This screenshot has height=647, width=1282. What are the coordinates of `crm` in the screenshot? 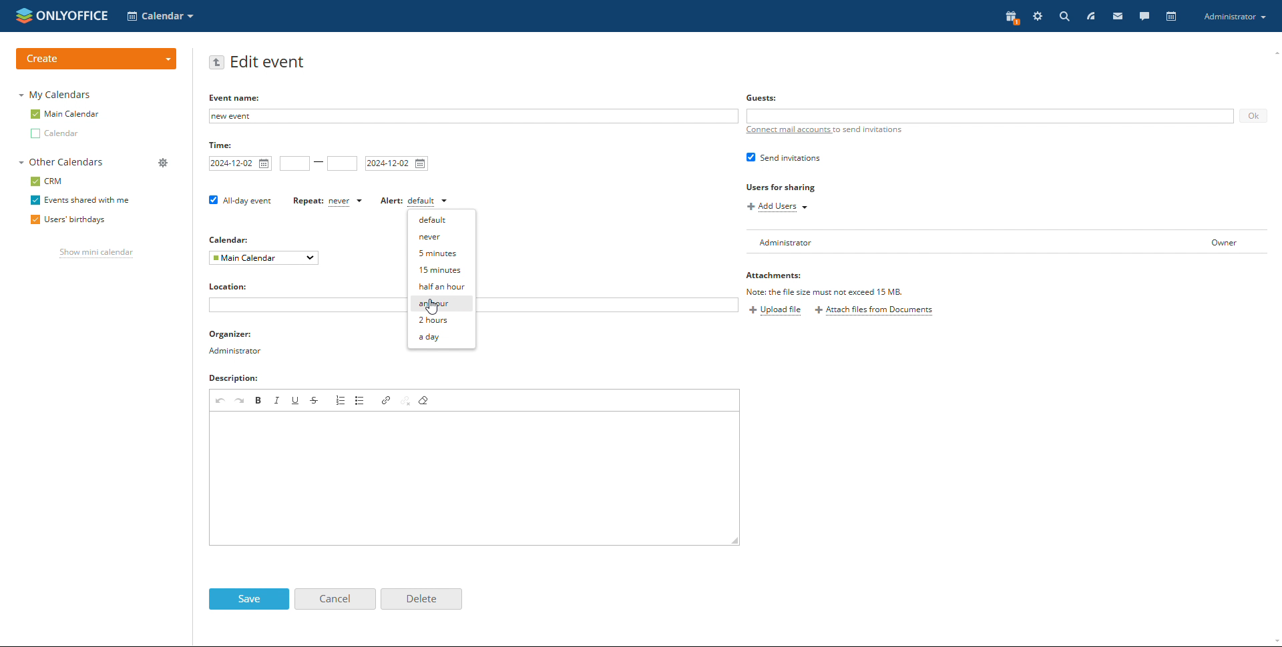 It's located at (45, 181).